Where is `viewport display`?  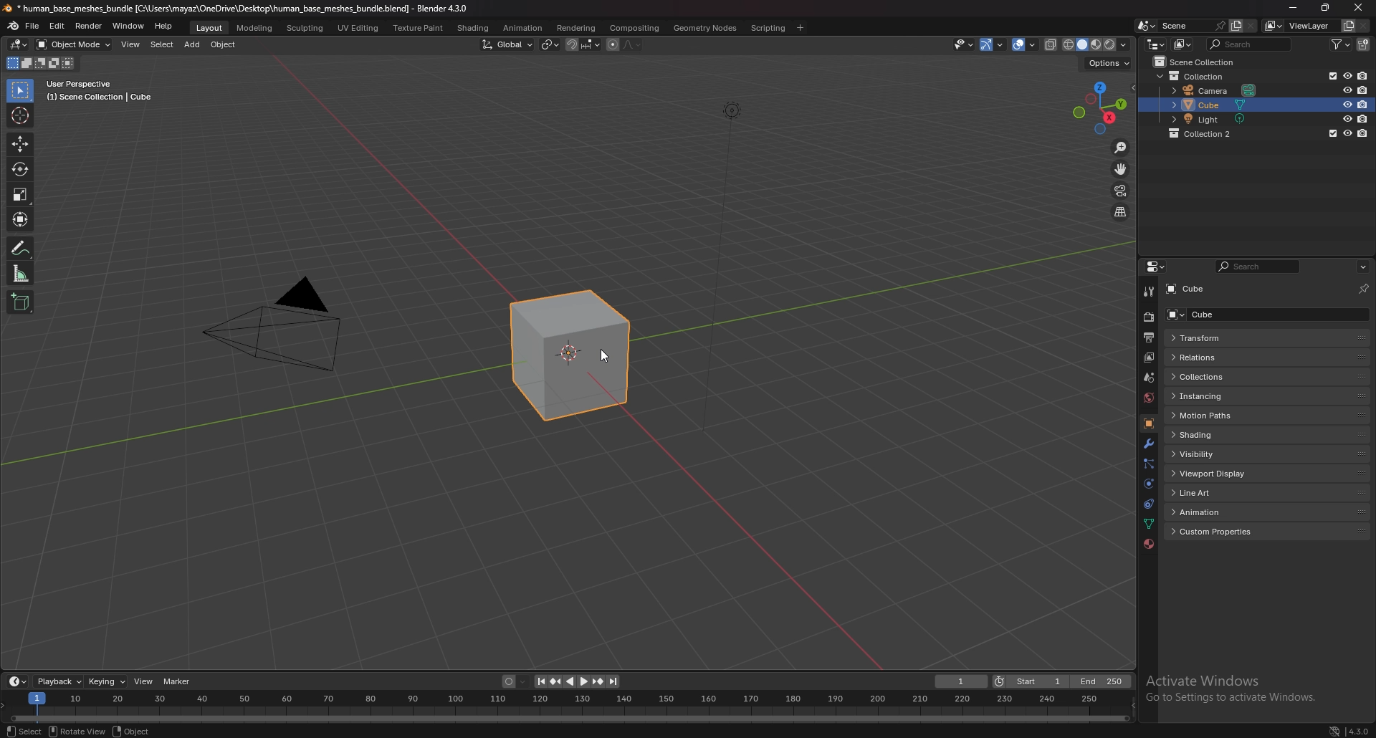
viewport display is located at coordinates (1222, 474).